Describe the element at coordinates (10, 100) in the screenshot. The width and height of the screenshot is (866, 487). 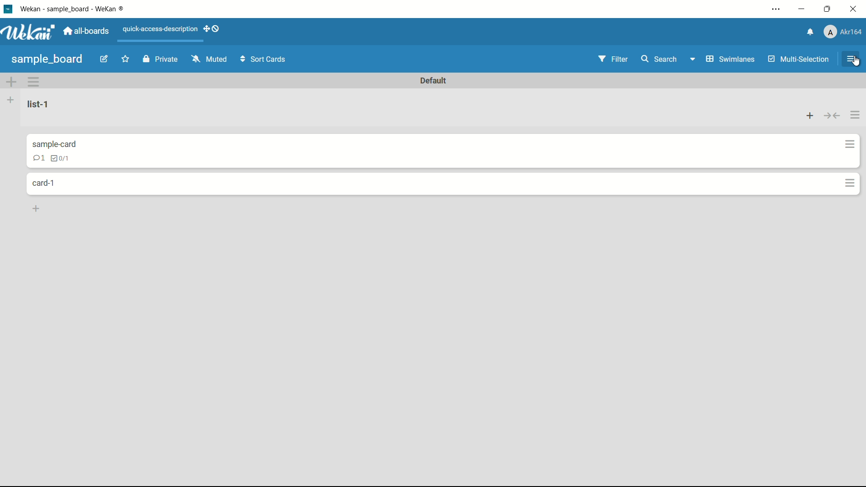
I see `add list` at that location.